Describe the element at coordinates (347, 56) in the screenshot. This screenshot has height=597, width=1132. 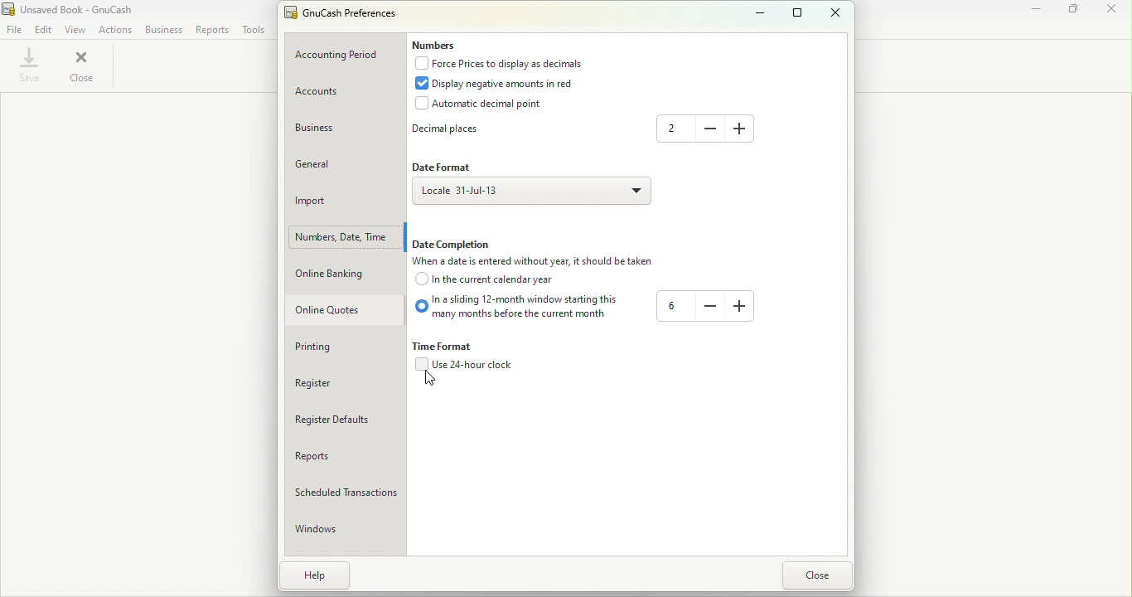
I see `Accounting period` at that location.